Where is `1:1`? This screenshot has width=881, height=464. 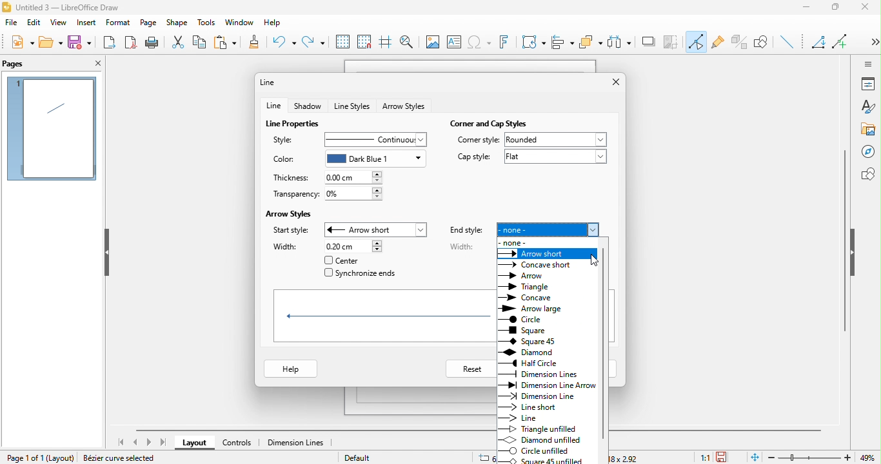 1:1 is located at coordinates (704, 458).